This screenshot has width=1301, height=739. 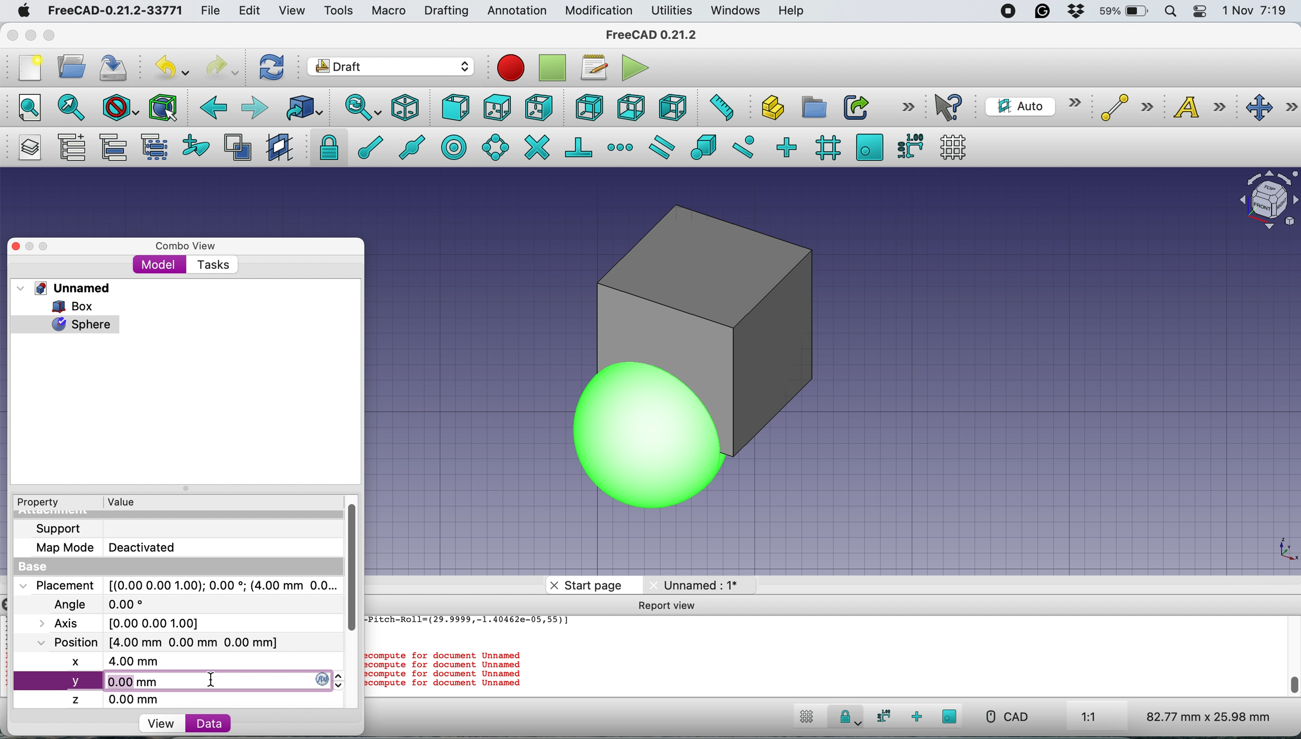 I want to click on close tab, so click(x=554, y=585).